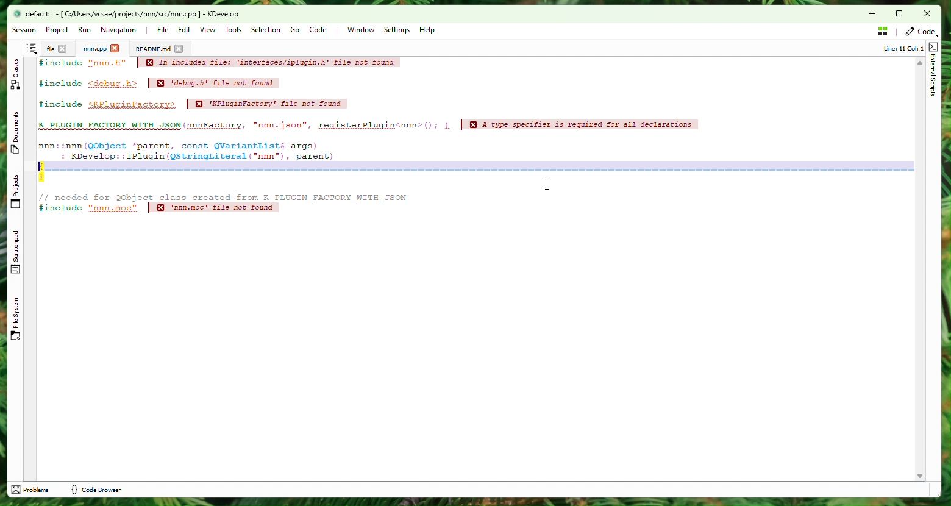 This screenshot has width=951, height=506. I want to click on close tab, so click(63, 49).